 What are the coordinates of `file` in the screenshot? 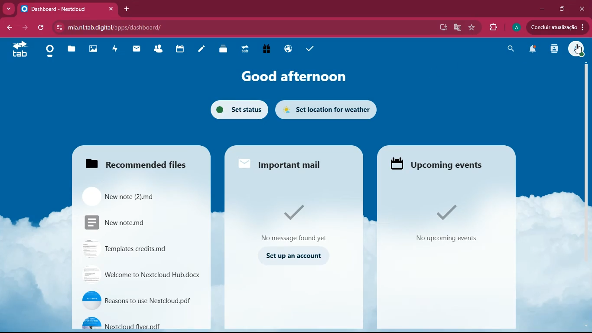 It's located at (140, 323).